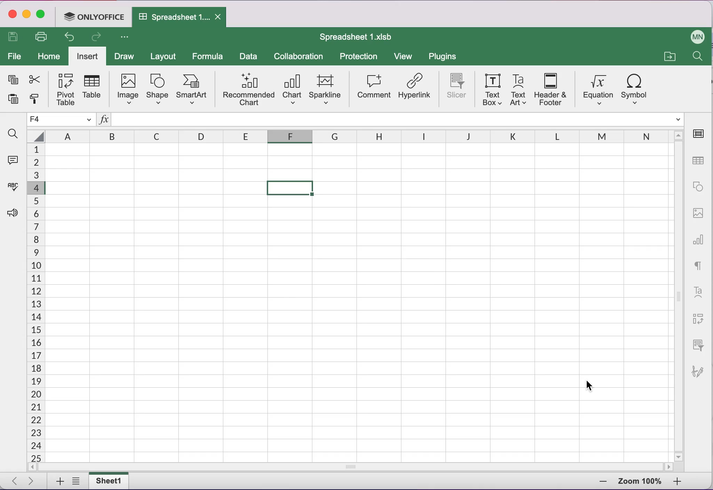 The width and height of the screenshot is (713, 490). I want to click on zoom in, so click(597, 482).